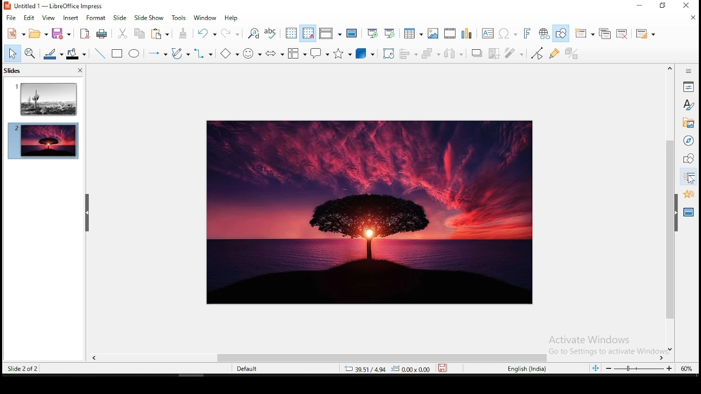 Image resolution: width=701 pixels, height=394 pixels. I want to click on copy, so click(139, 33).